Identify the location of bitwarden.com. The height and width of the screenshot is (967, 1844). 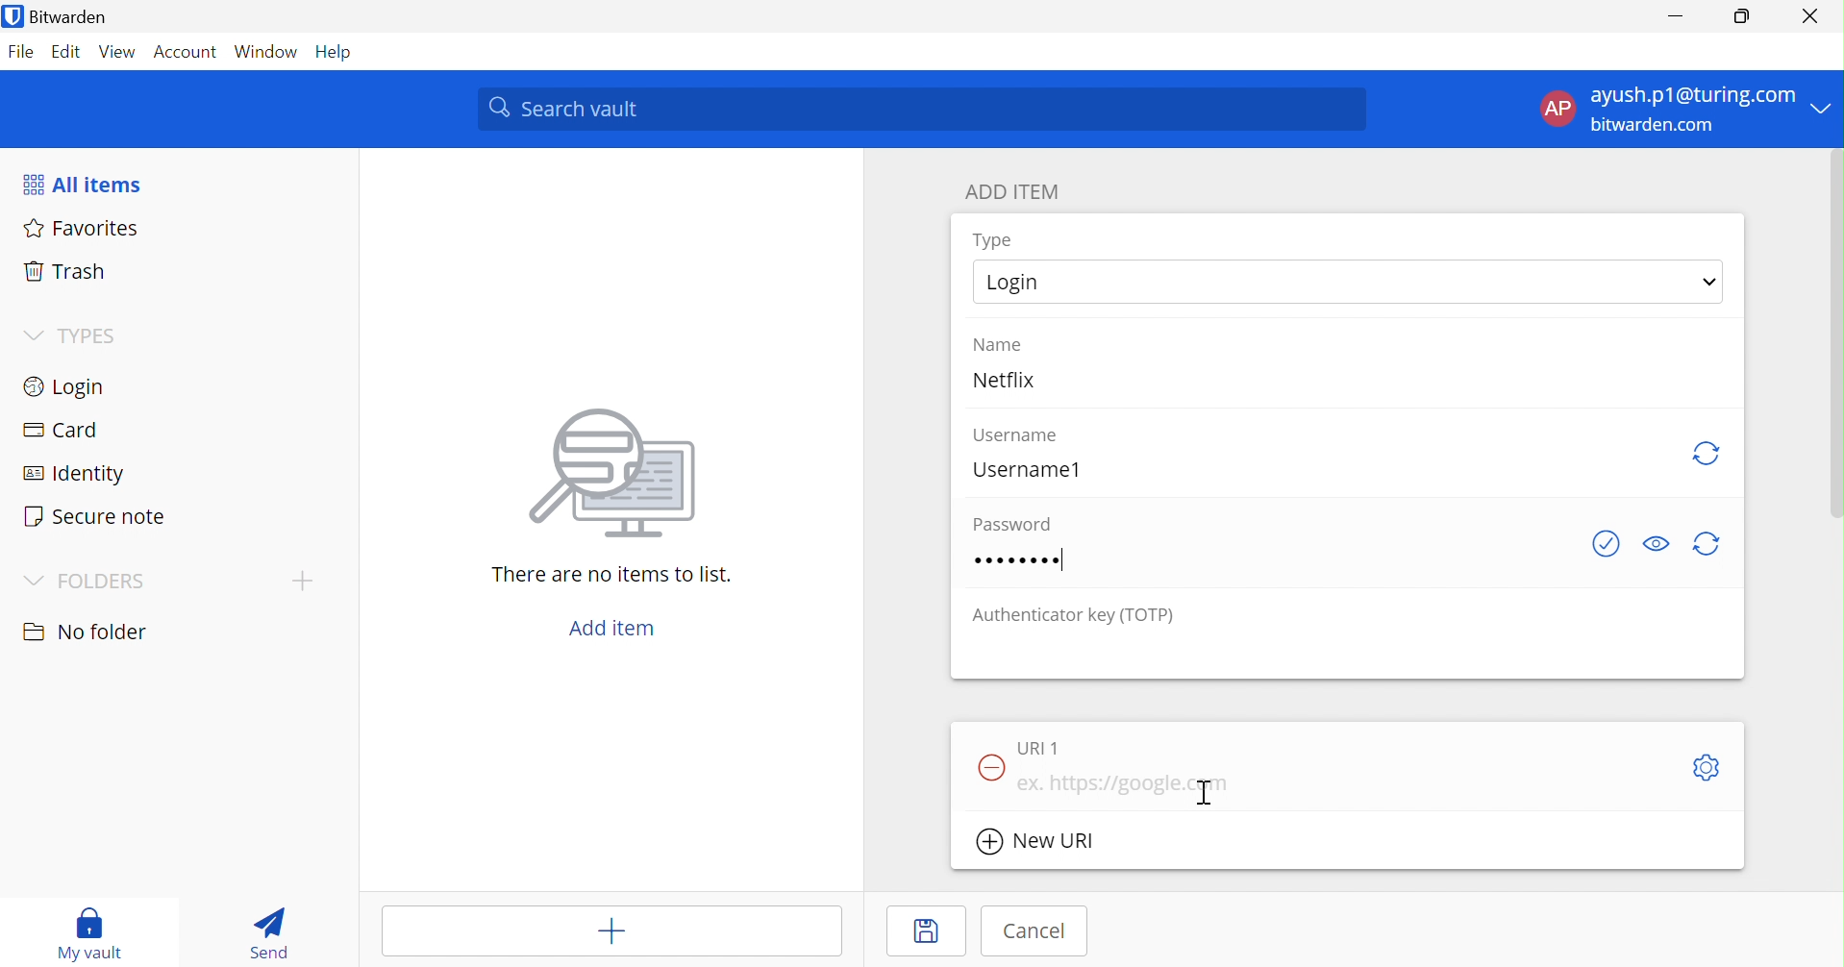
(1652, 124).